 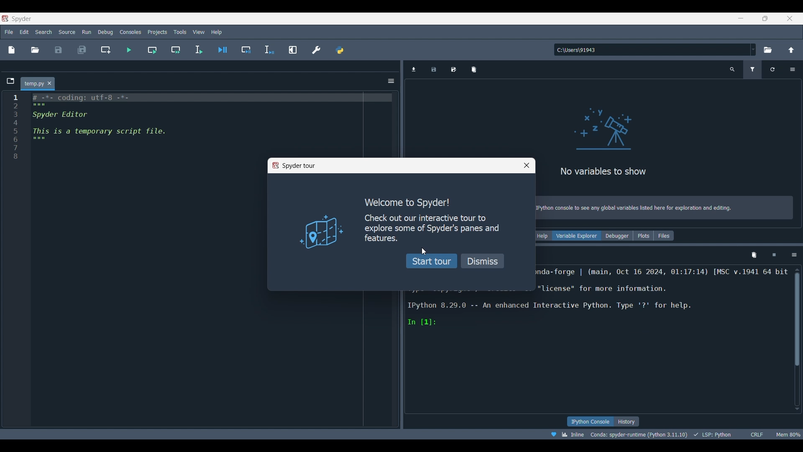 What do you see at coordinates (67, 32) in the screenshot?
I see `Source menu` at bounding box center [67, 32].